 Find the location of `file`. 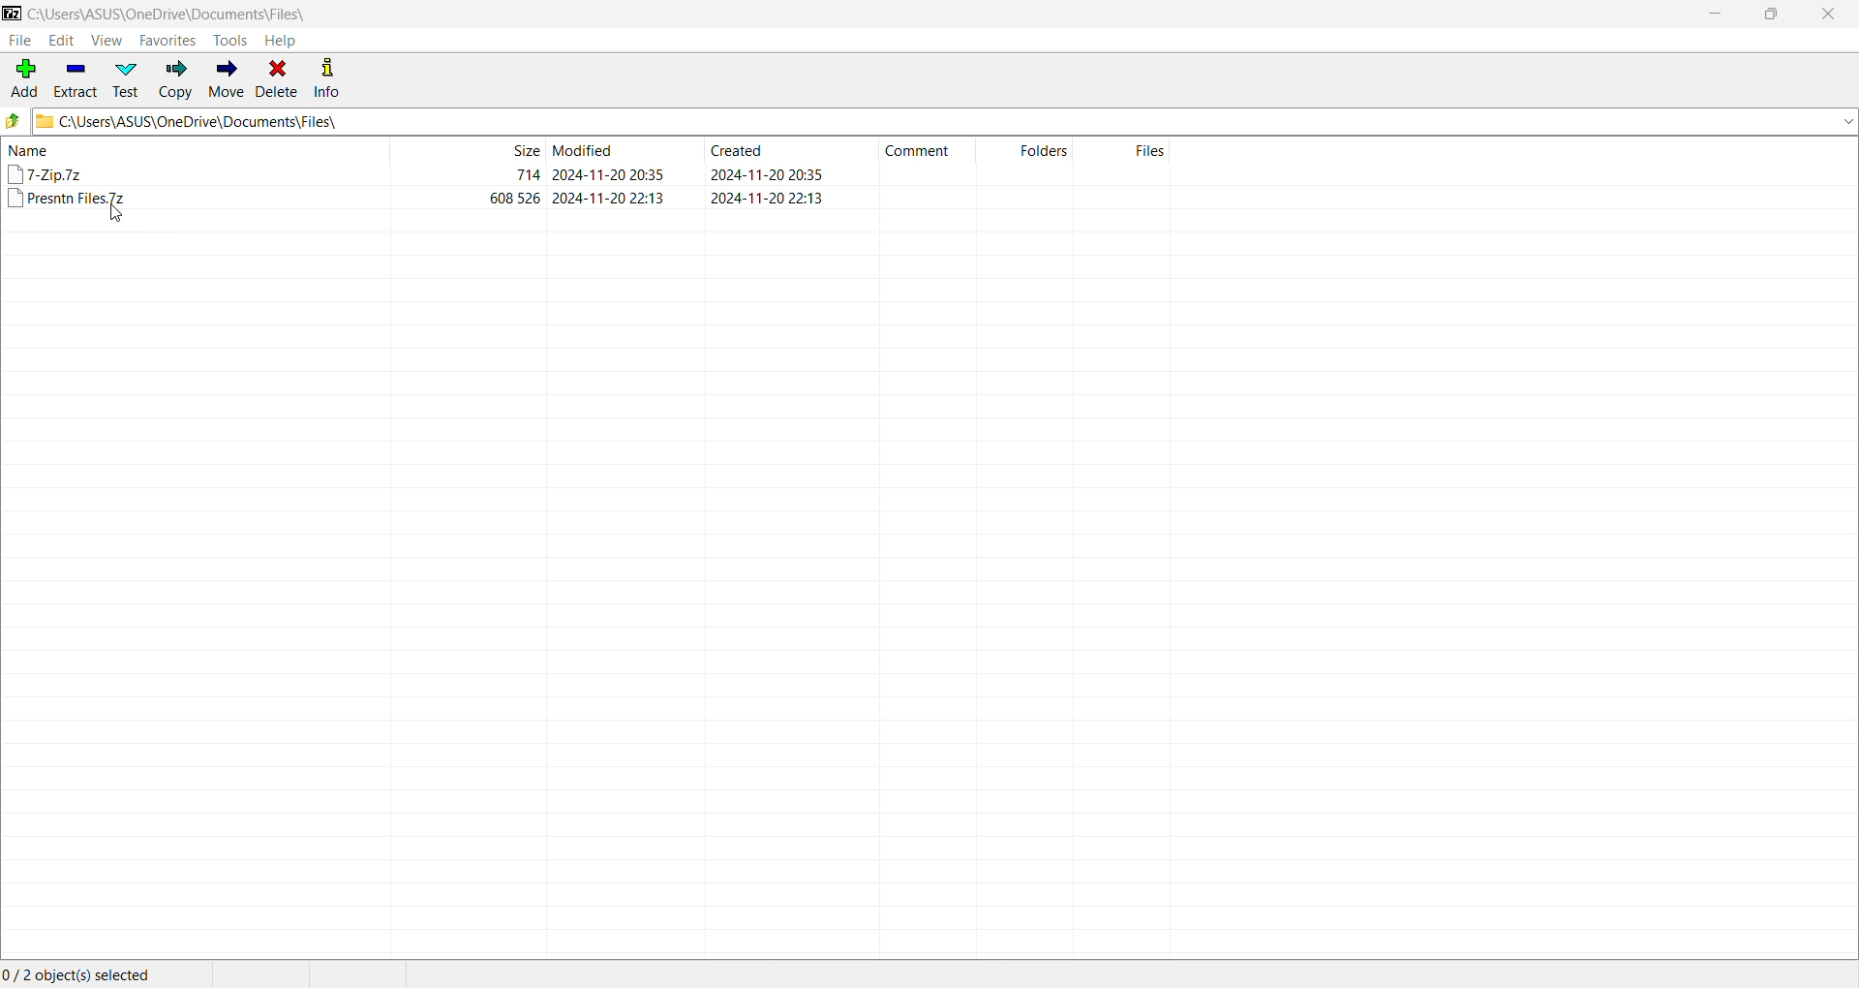

file is located at coordinates (68, 199).